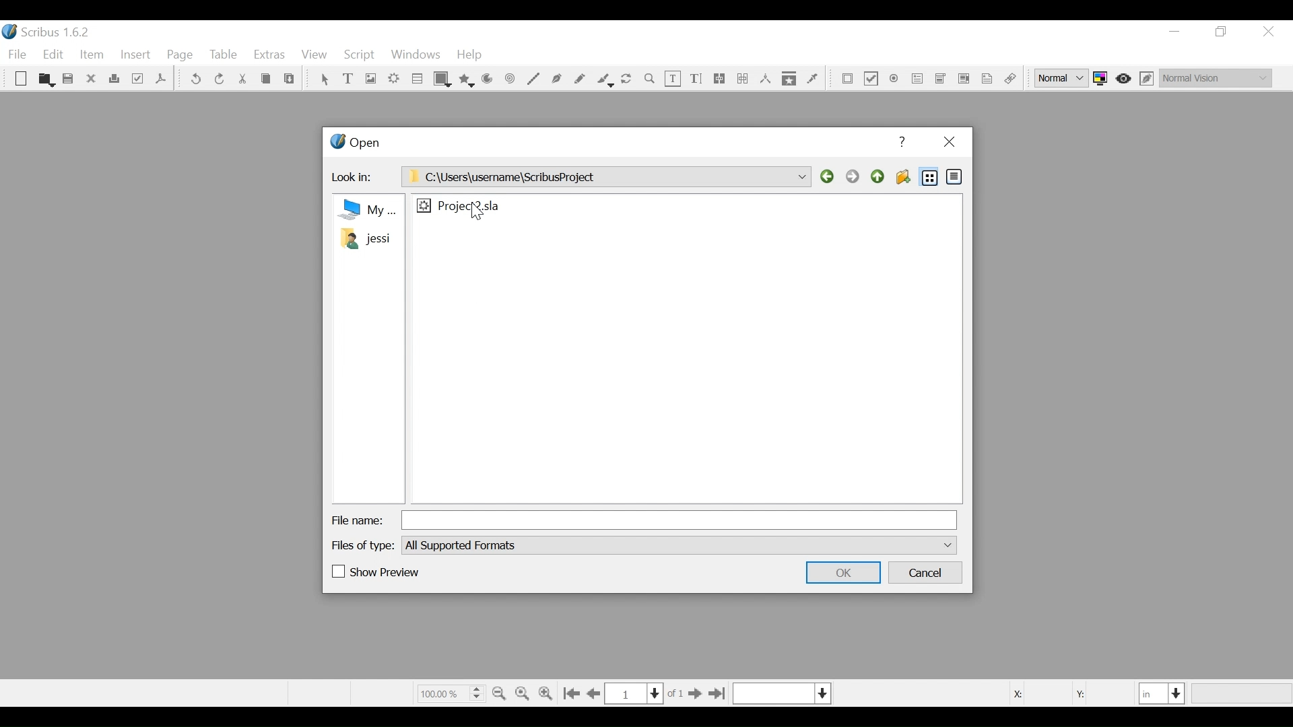 This screenshot has height=727, width=1293. What do you see at coordinates (1148, 78) in the screenshot?
I see `Edit in Preview mode` at bounding box center [1148, 78].